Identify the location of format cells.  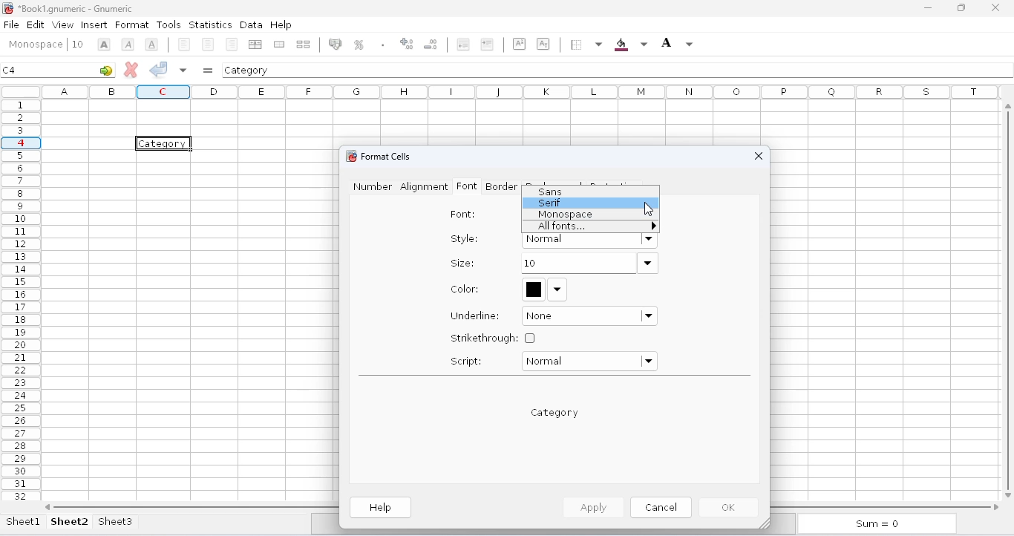
(386, 156).